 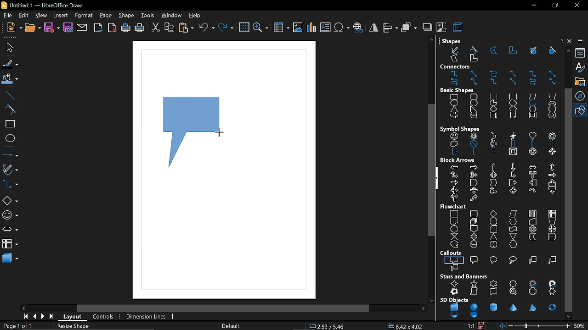 I want to click on cloud, so click(x=452, y=143).